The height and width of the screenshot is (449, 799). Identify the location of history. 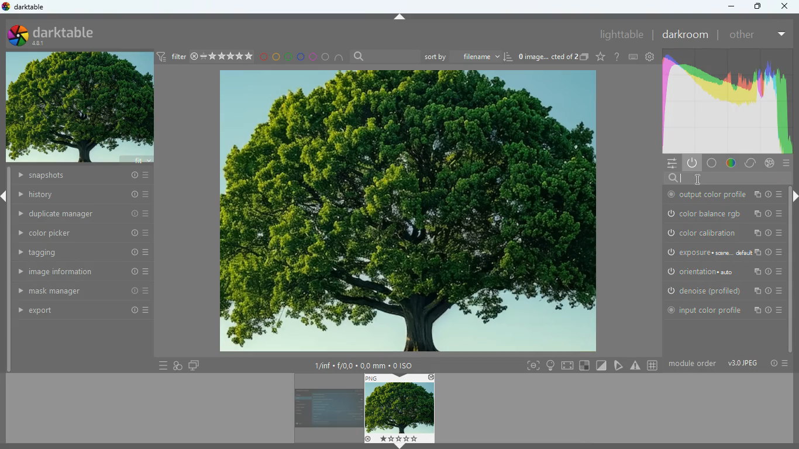
(84, 195).